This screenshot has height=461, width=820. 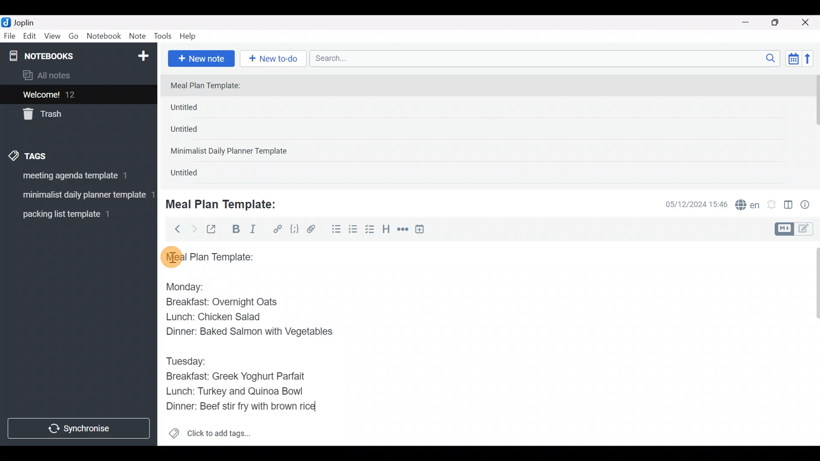 I want to click on Edit, so click(x=30, y=38).